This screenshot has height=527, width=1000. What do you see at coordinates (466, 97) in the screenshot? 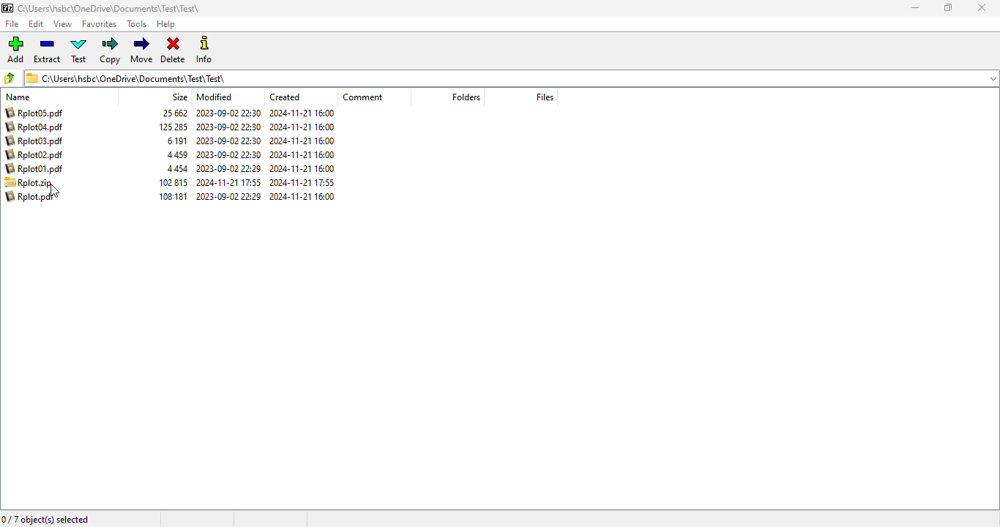
I see `folders` at bounding box center [466, 97].